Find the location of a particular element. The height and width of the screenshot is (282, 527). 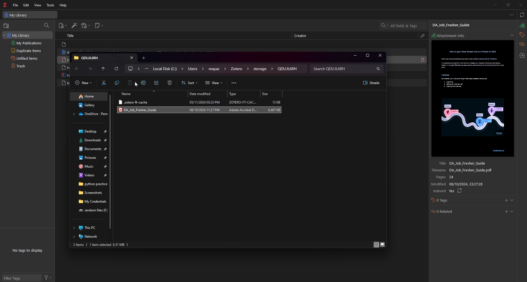

minimize is located at coordinates (355, 56).